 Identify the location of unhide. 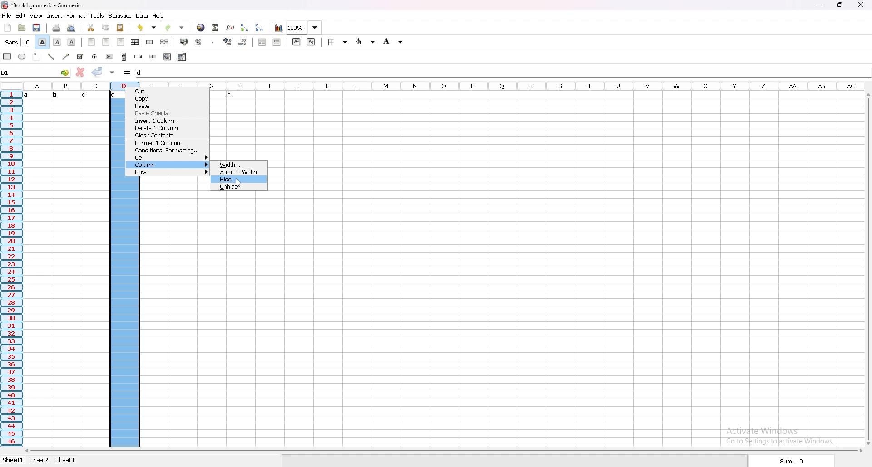
(239, 187).